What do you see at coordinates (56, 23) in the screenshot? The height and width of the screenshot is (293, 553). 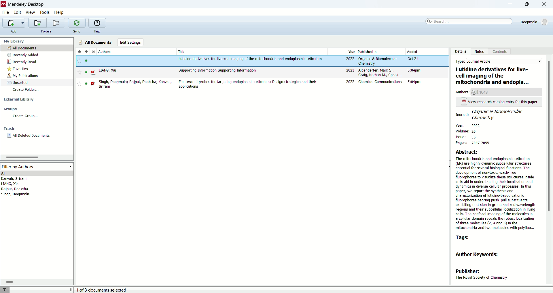 I see `remove current folder` at bounding box center [56, 23].